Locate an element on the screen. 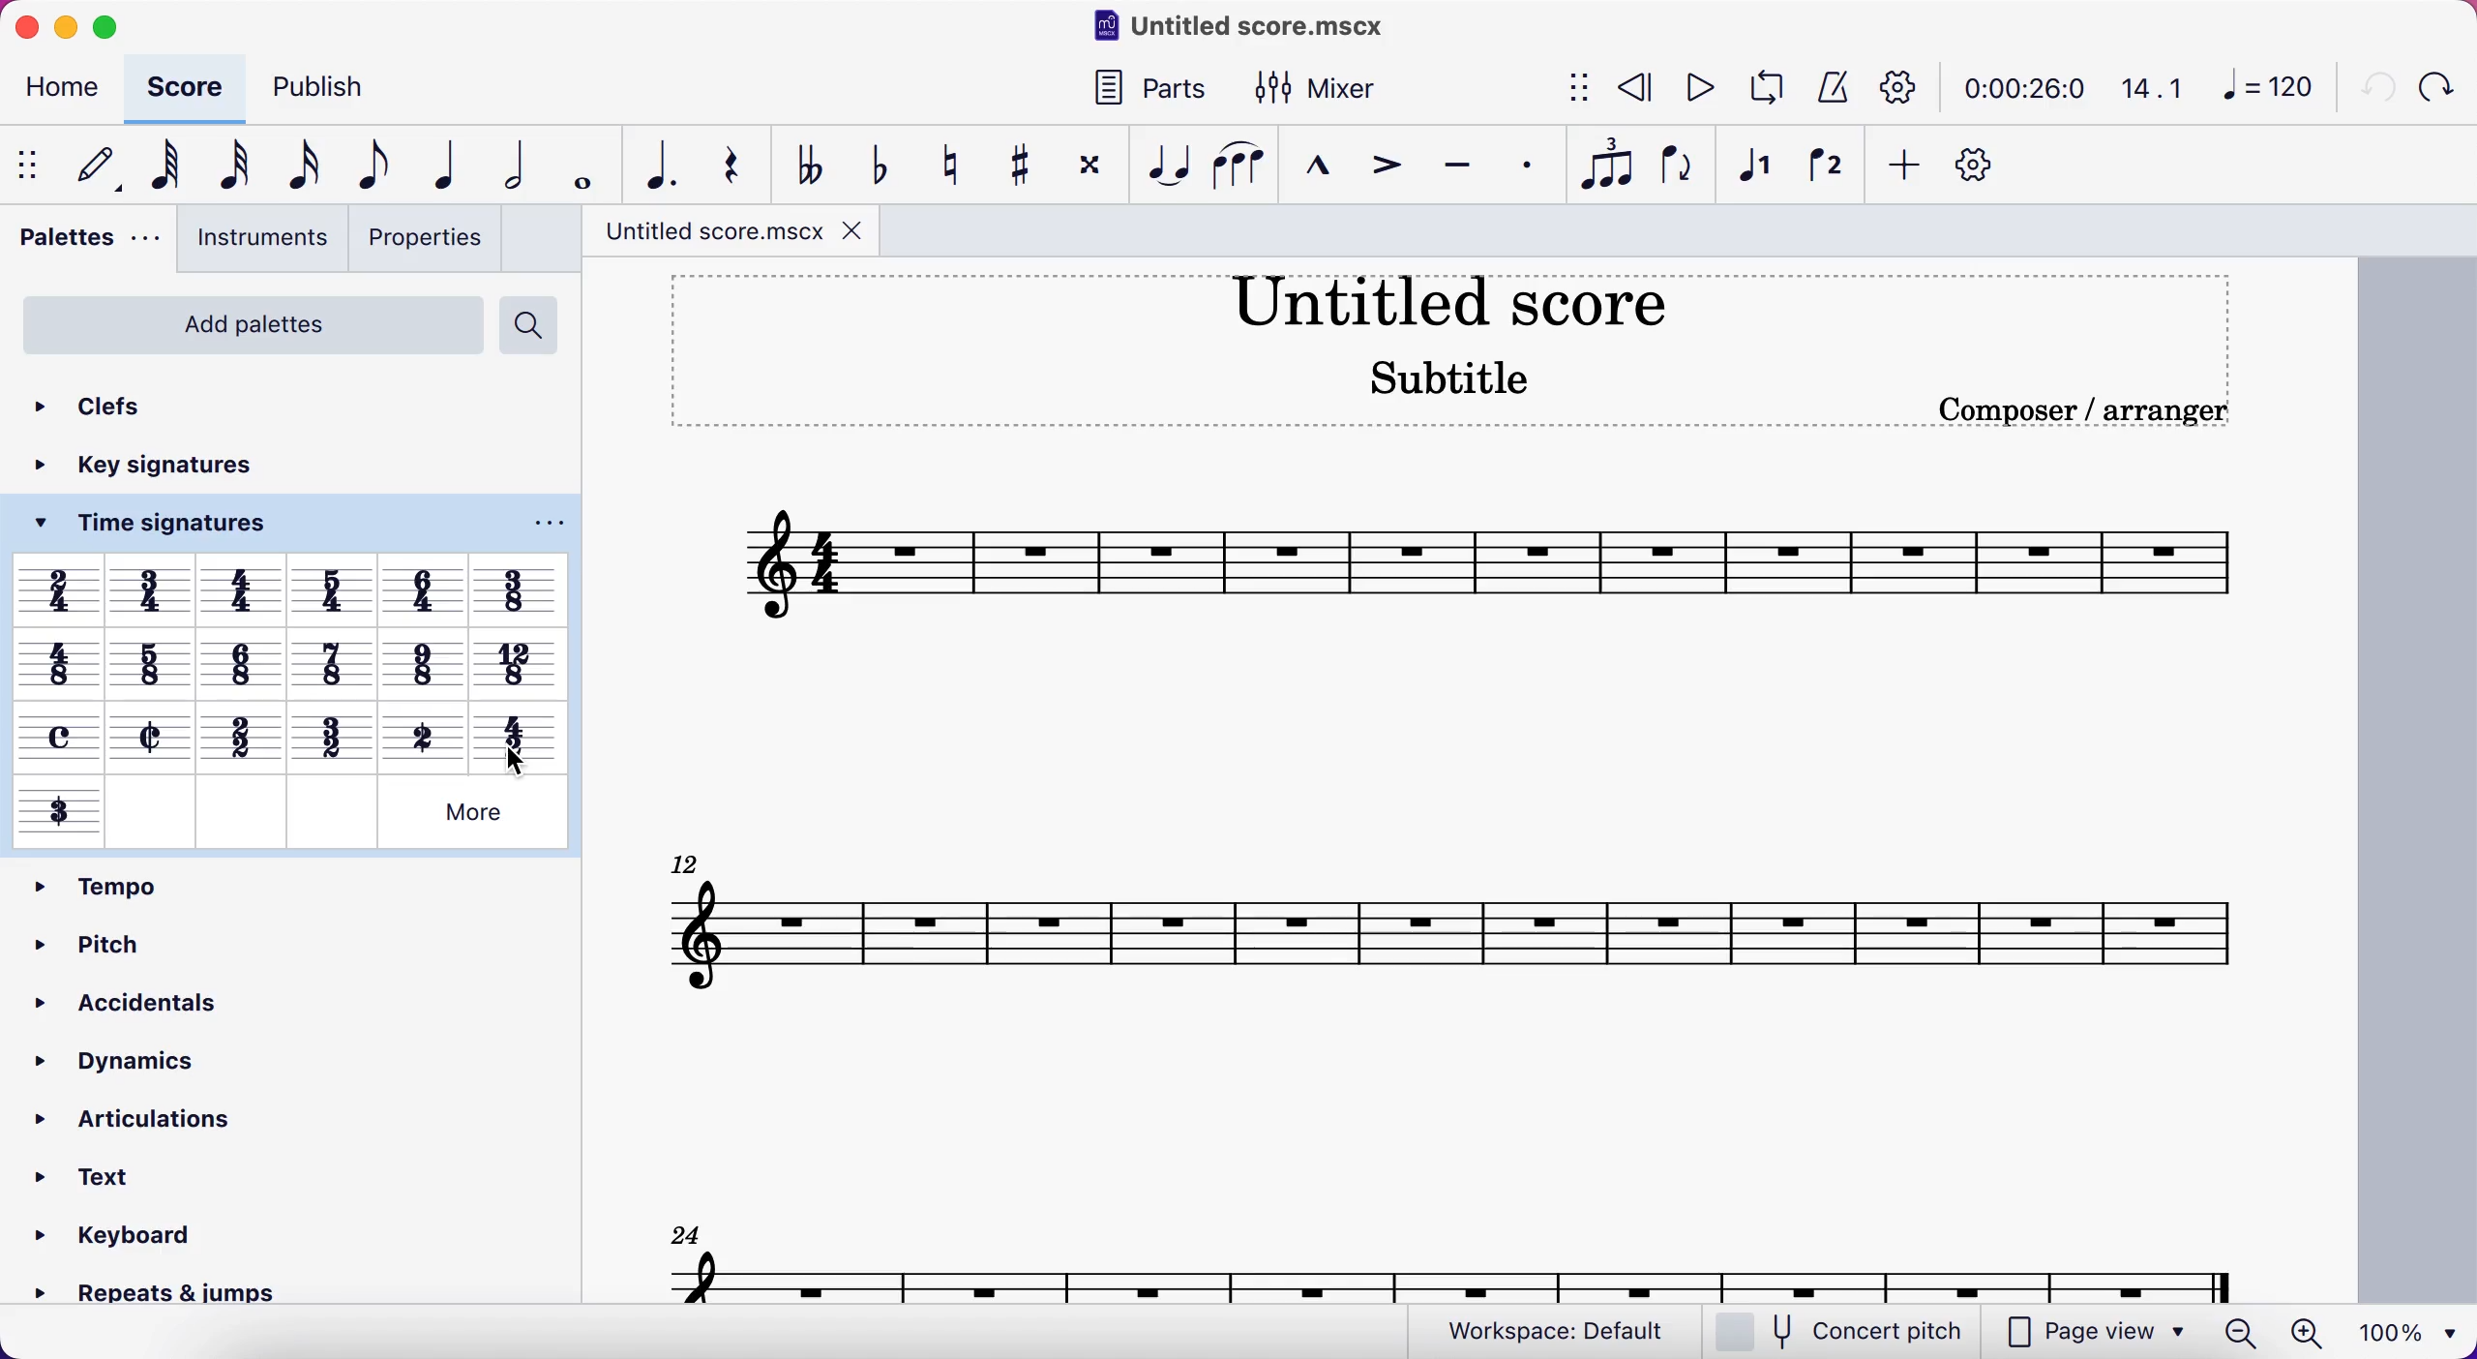 The width and height of the screenshot is (2477, 1359).  is located at coordinates (330, 815).